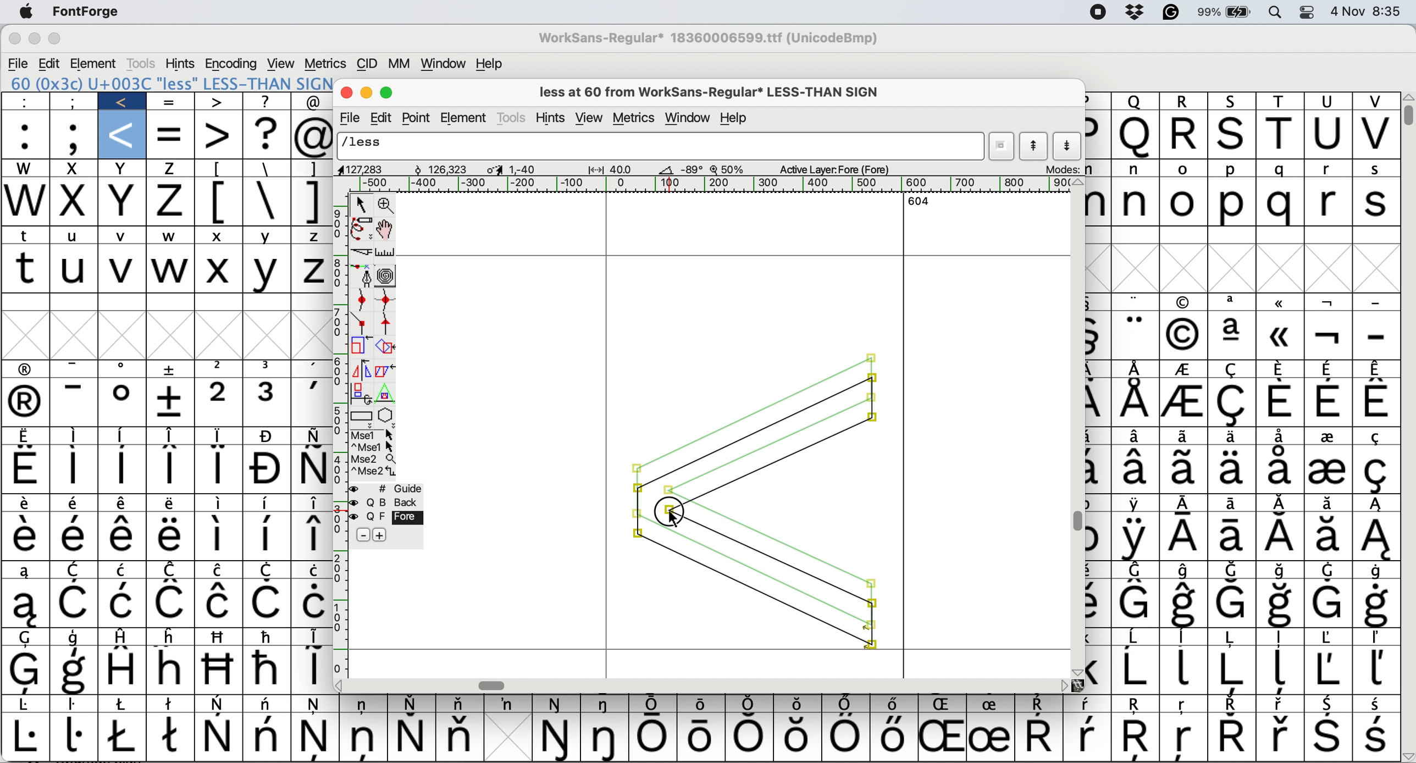 The width and height of the screenshot is (1416, 763). I want to click on screen recorder, so click(1097, 14).